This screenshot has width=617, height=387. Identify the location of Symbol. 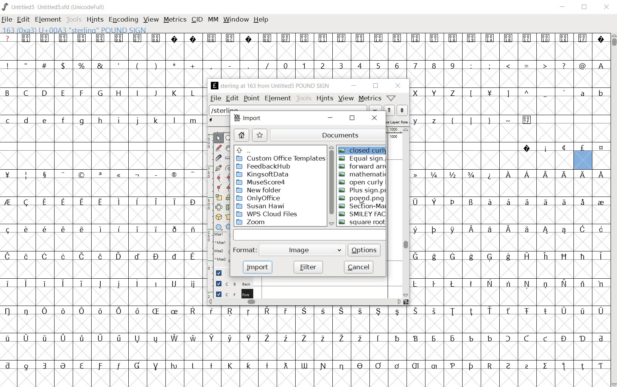
(435, 366).